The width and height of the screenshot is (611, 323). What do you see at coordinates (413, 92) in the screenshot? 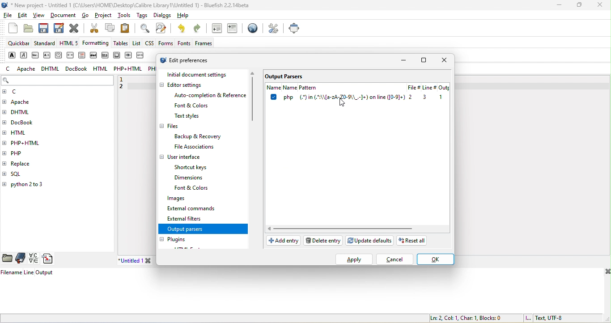
I see `file` at bounding box center [413, 92].